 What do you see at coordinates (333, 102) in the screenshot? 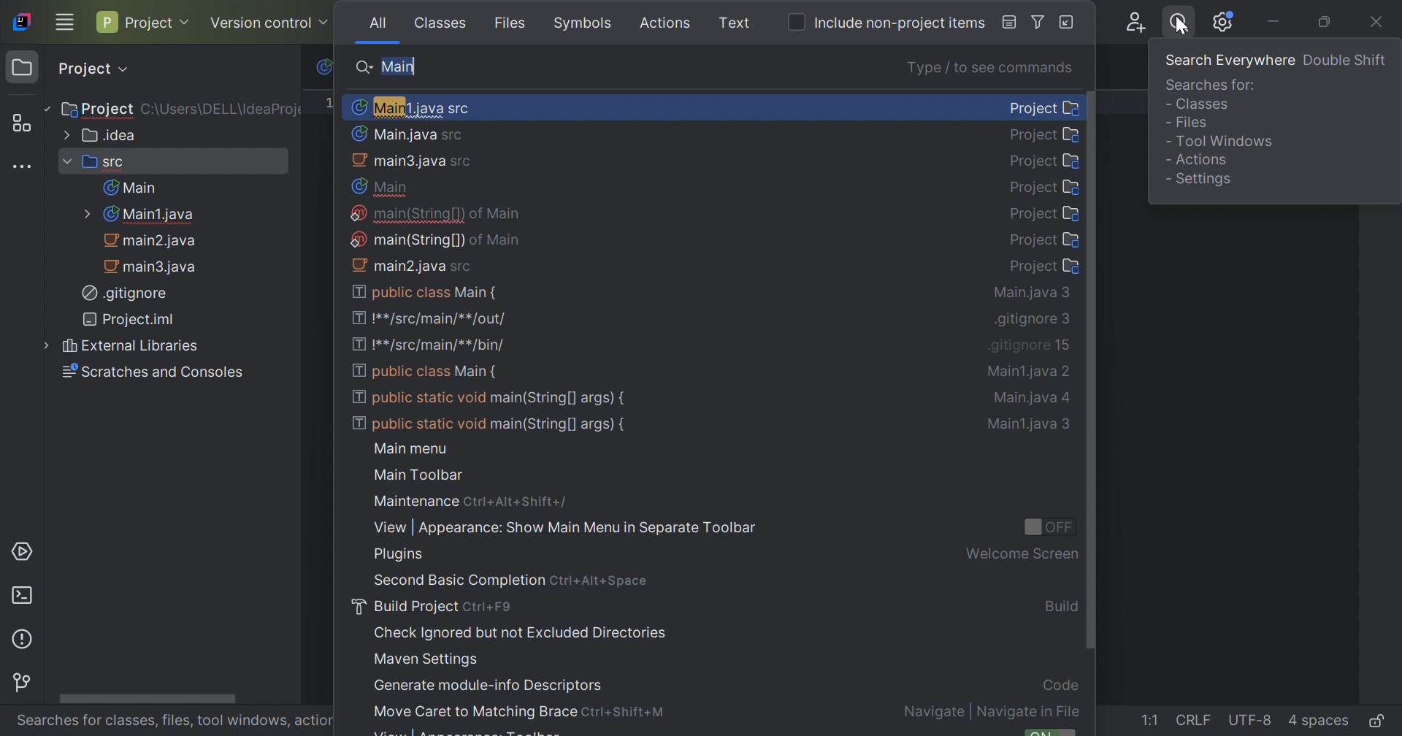
I see `1` at bounding box center [333, 102].